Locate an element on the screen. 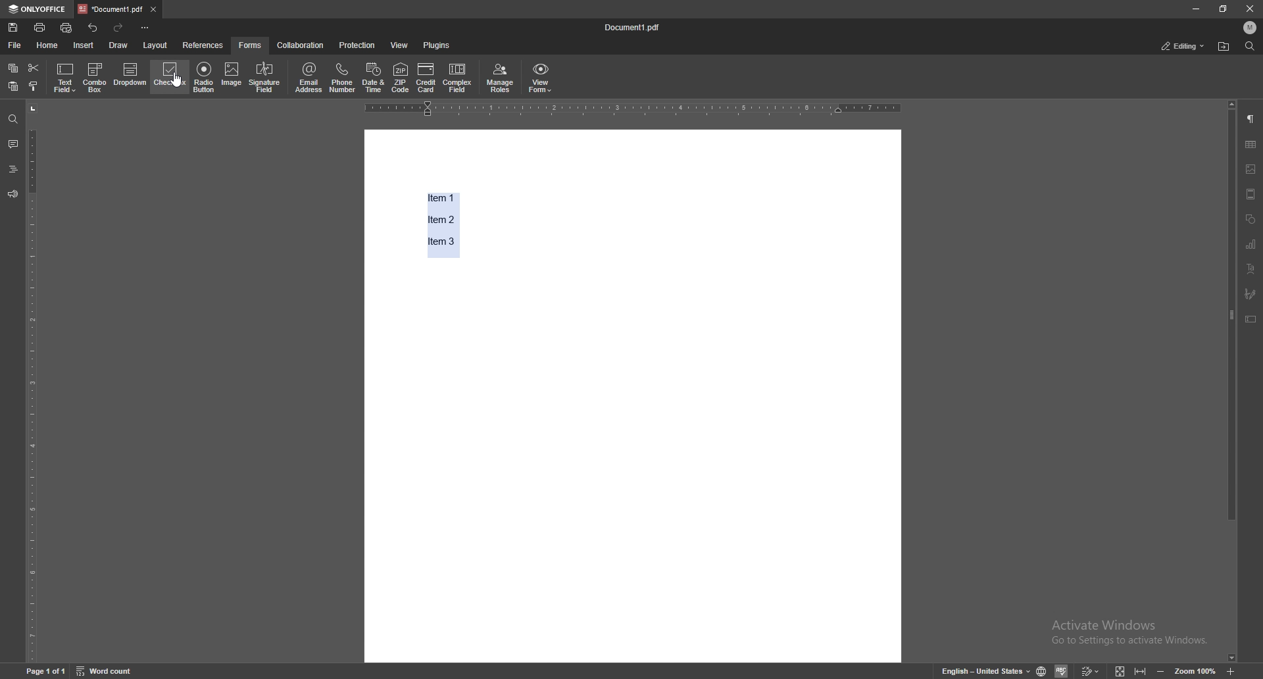  close tab is located at coordinates (153, 10).